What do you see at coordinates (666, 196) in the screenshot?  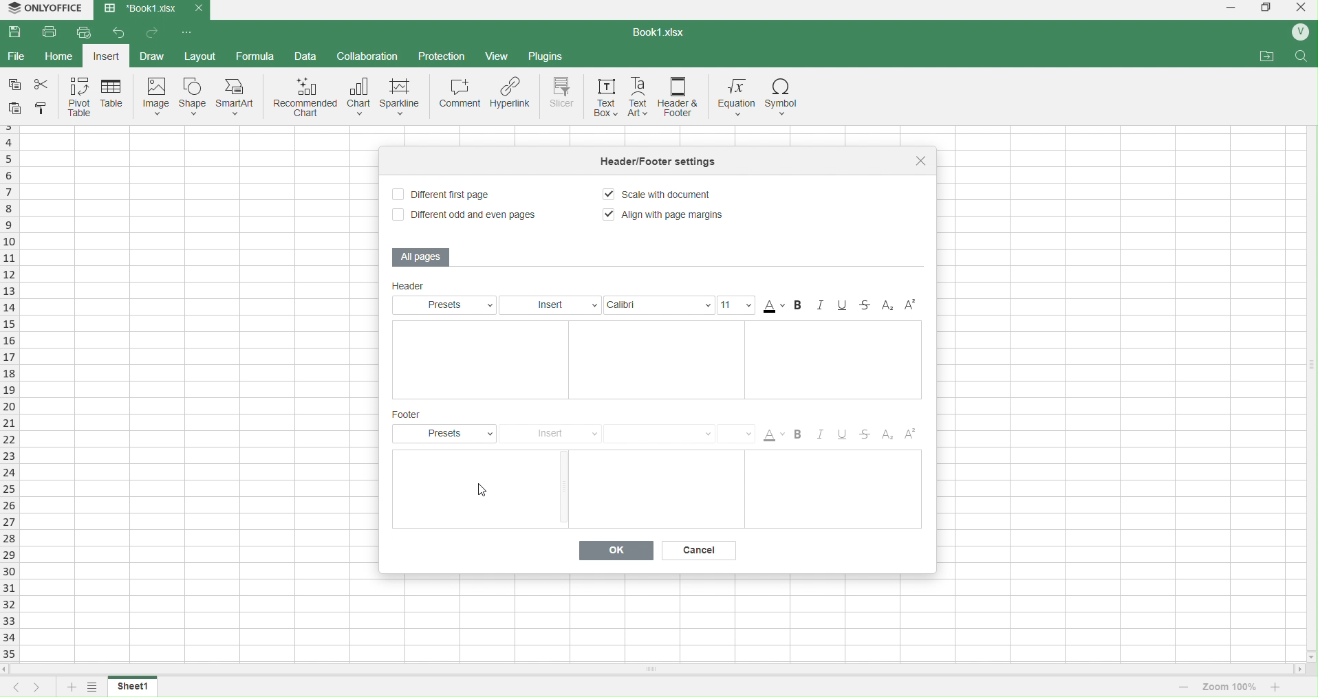 I see `Scale document` at bounding box center [666, 196].